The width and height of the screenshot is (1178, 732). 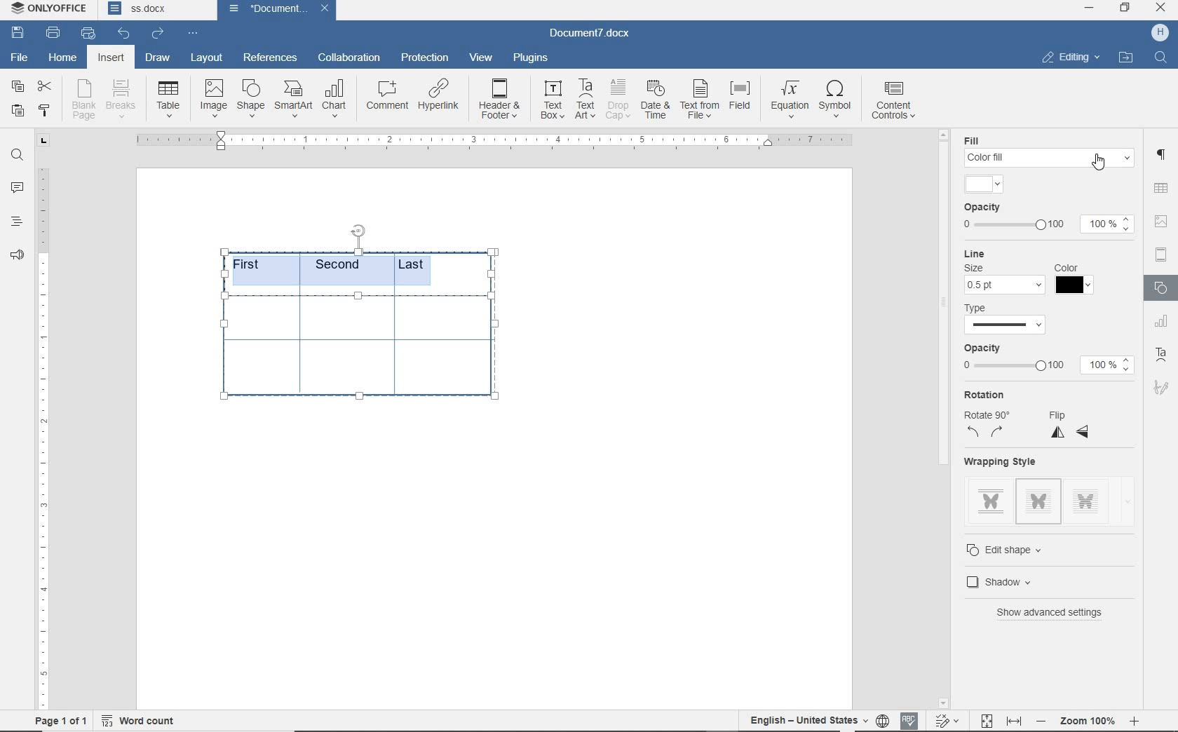 What do you see at coordinates (1126, 8) in the screenshot?
I see `RESTORE DOWN` at bounding box center [1126, 8].